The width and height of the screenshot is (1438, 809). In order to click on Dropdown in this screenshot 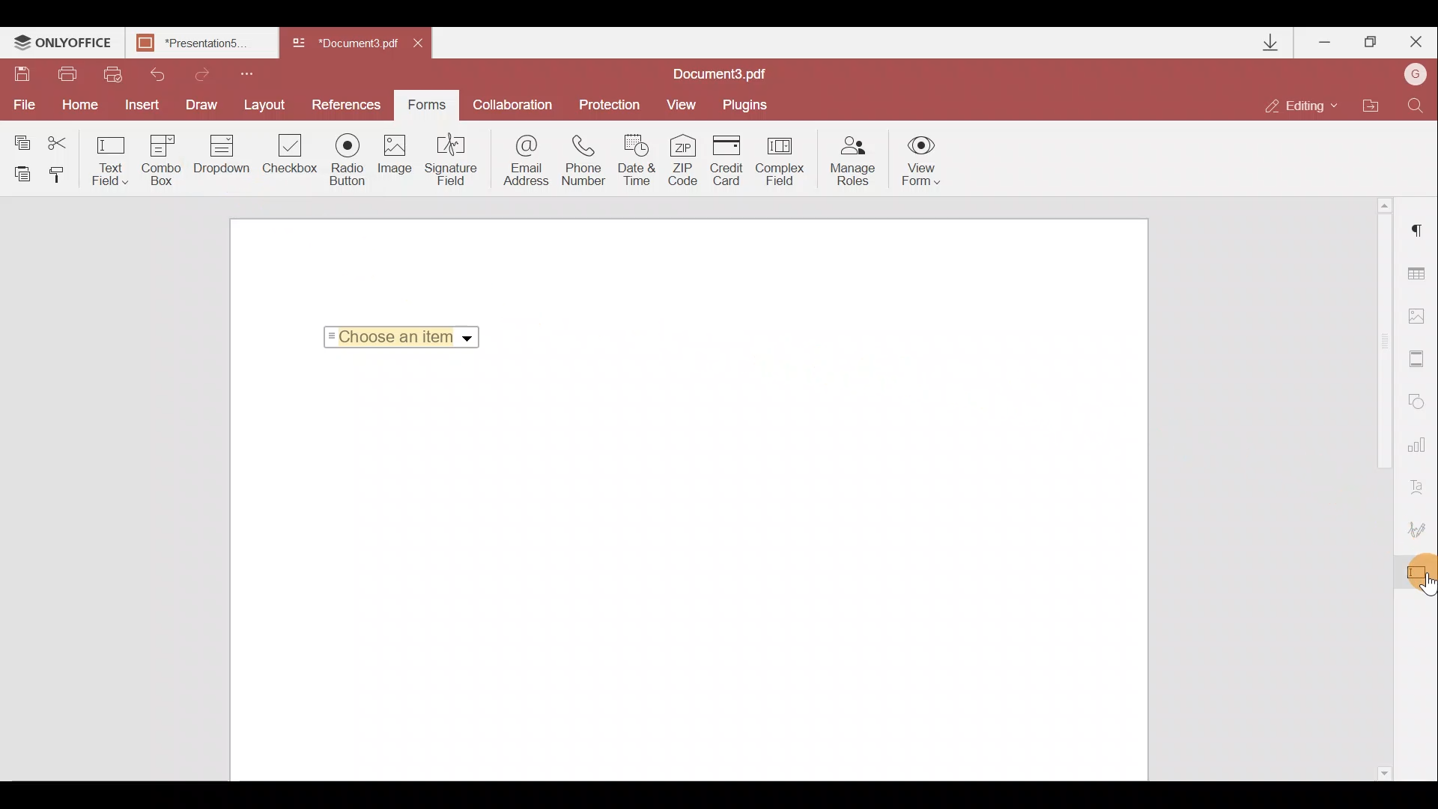, I will do `click(467, 338)`.